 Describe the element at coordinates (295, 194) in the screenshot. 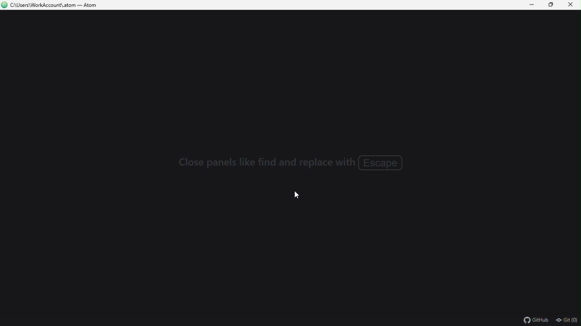

I see `cursor` at that location.